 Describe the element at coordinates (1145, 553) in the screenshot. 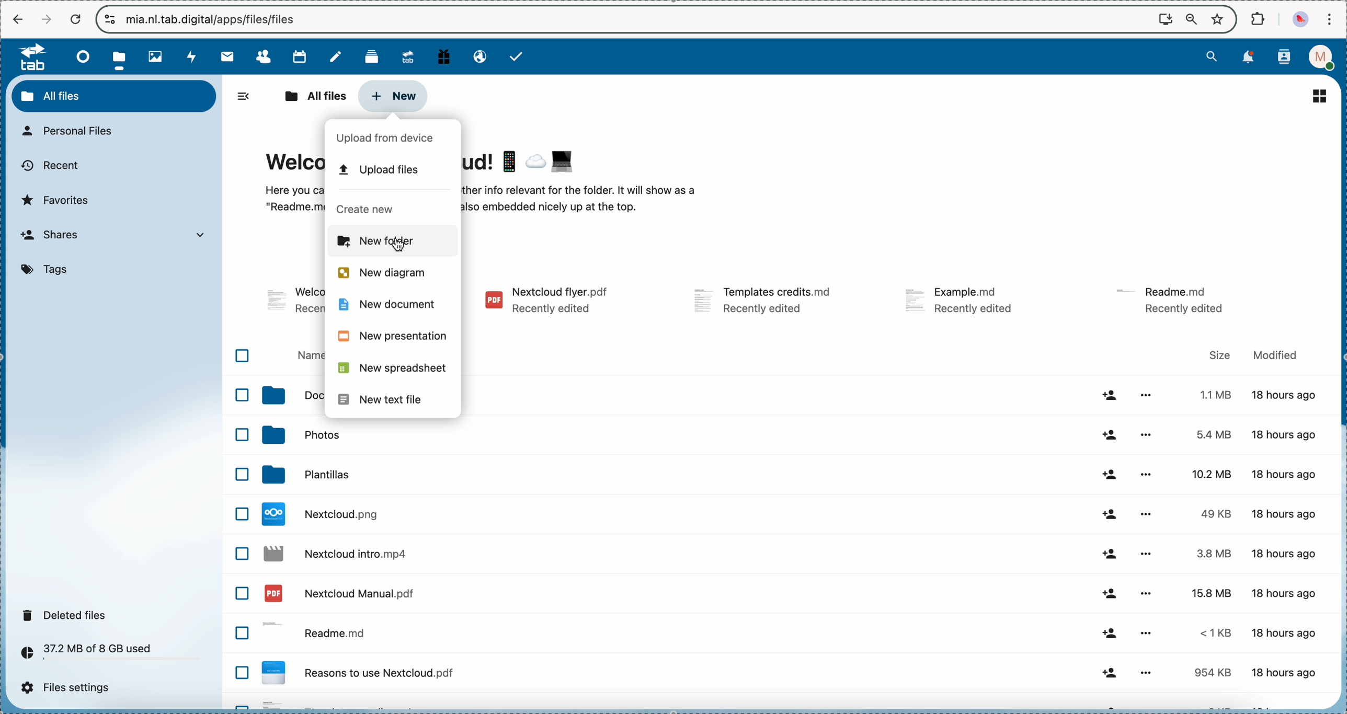

I see `more options` at that location.